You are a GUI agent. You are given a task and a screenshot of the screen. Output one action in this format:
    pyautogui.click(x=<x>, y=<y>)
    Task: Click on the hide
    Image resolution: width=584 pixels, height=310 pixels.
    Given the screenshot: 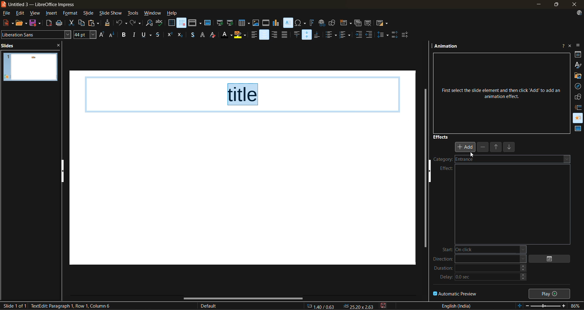 What is the action you would take?
    pyautogui.click(x=64, y=171)
    